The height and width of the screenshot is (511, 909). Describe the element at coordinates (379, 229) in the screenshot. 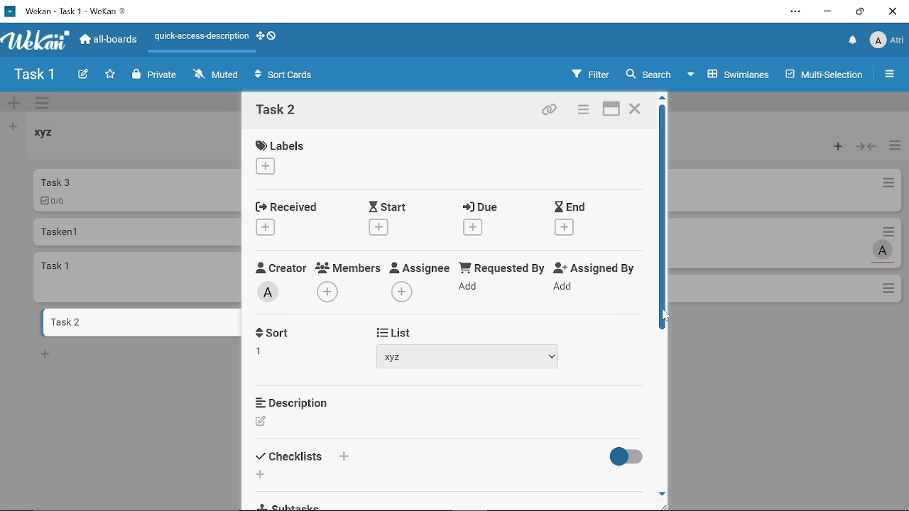

I see `Add start date` at that location.